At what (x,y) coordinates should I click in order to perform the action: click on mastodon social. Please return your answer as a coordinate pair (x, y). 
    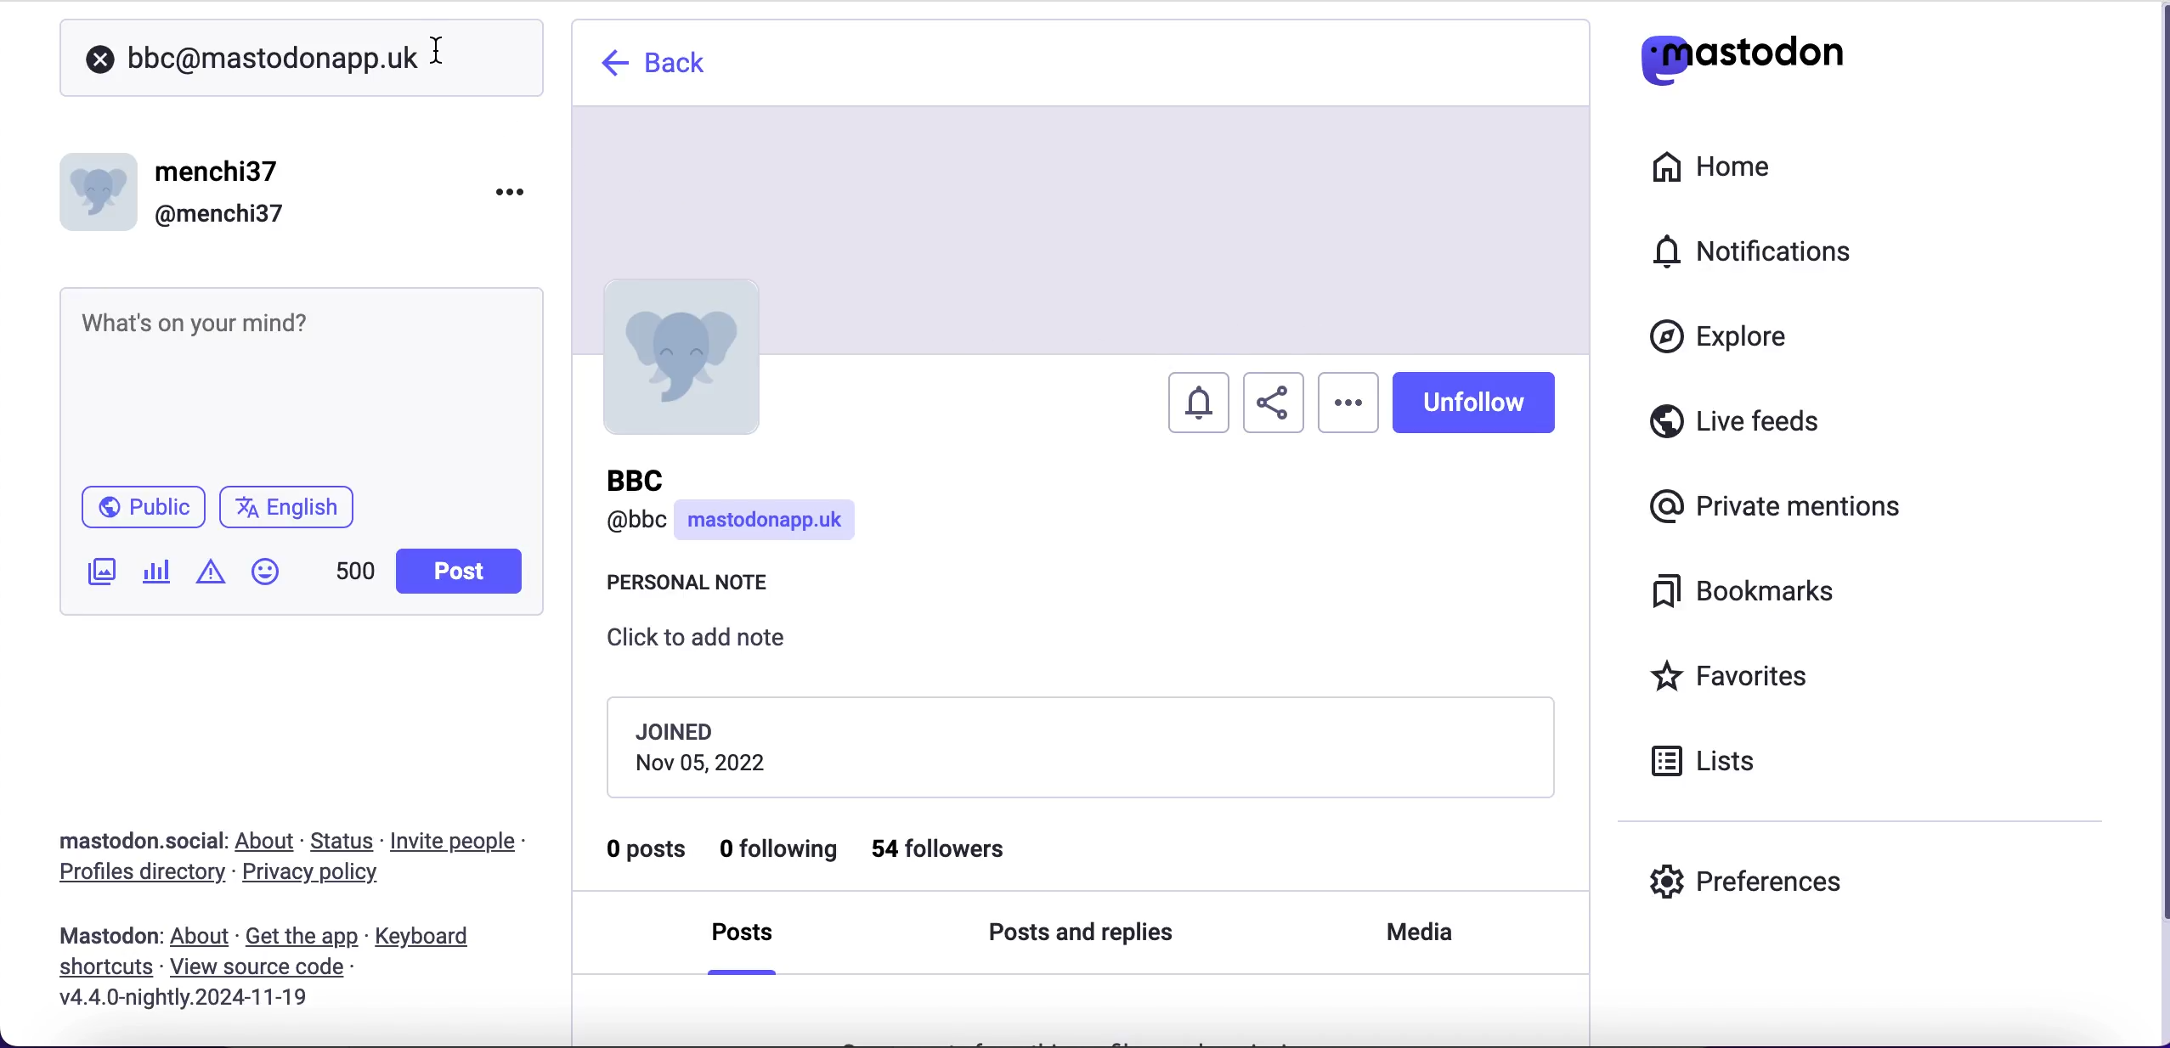
    Looking at the image, I should click on (119, 842).